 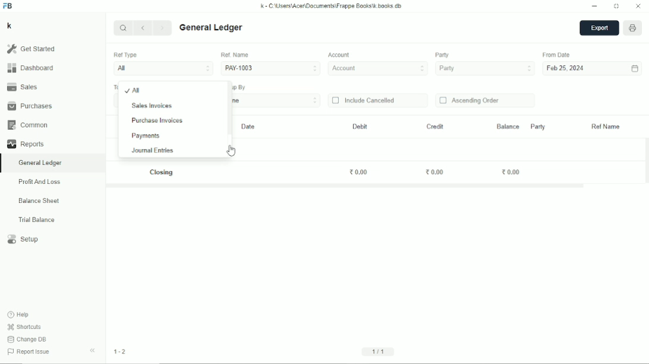 I want to click on All, so click(x=133, y=91).